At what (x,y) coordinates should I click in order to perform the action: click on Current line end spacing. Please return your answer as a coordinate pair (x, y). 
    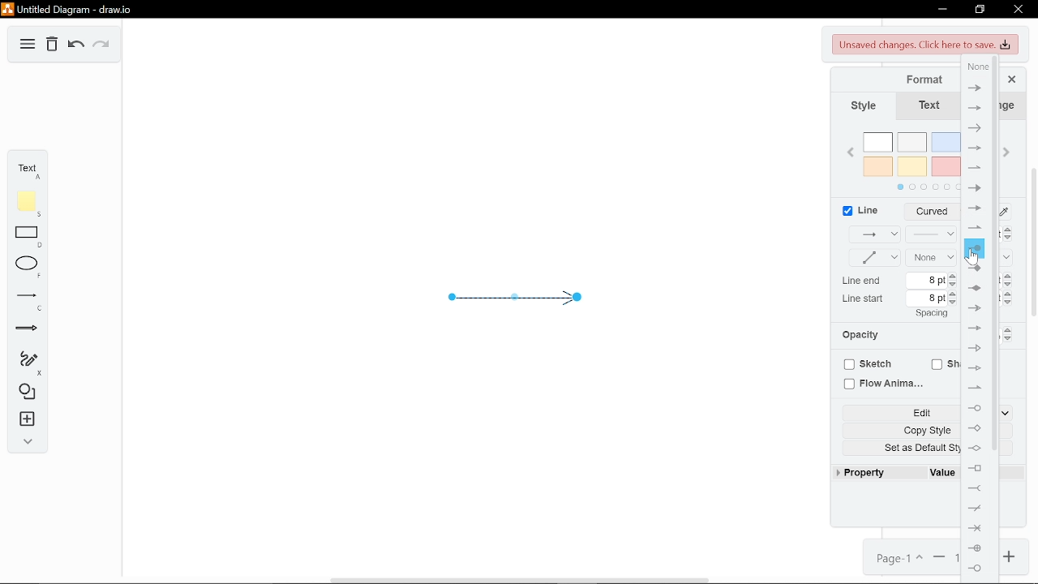
    Looking at the image, I should click on (924, 281).